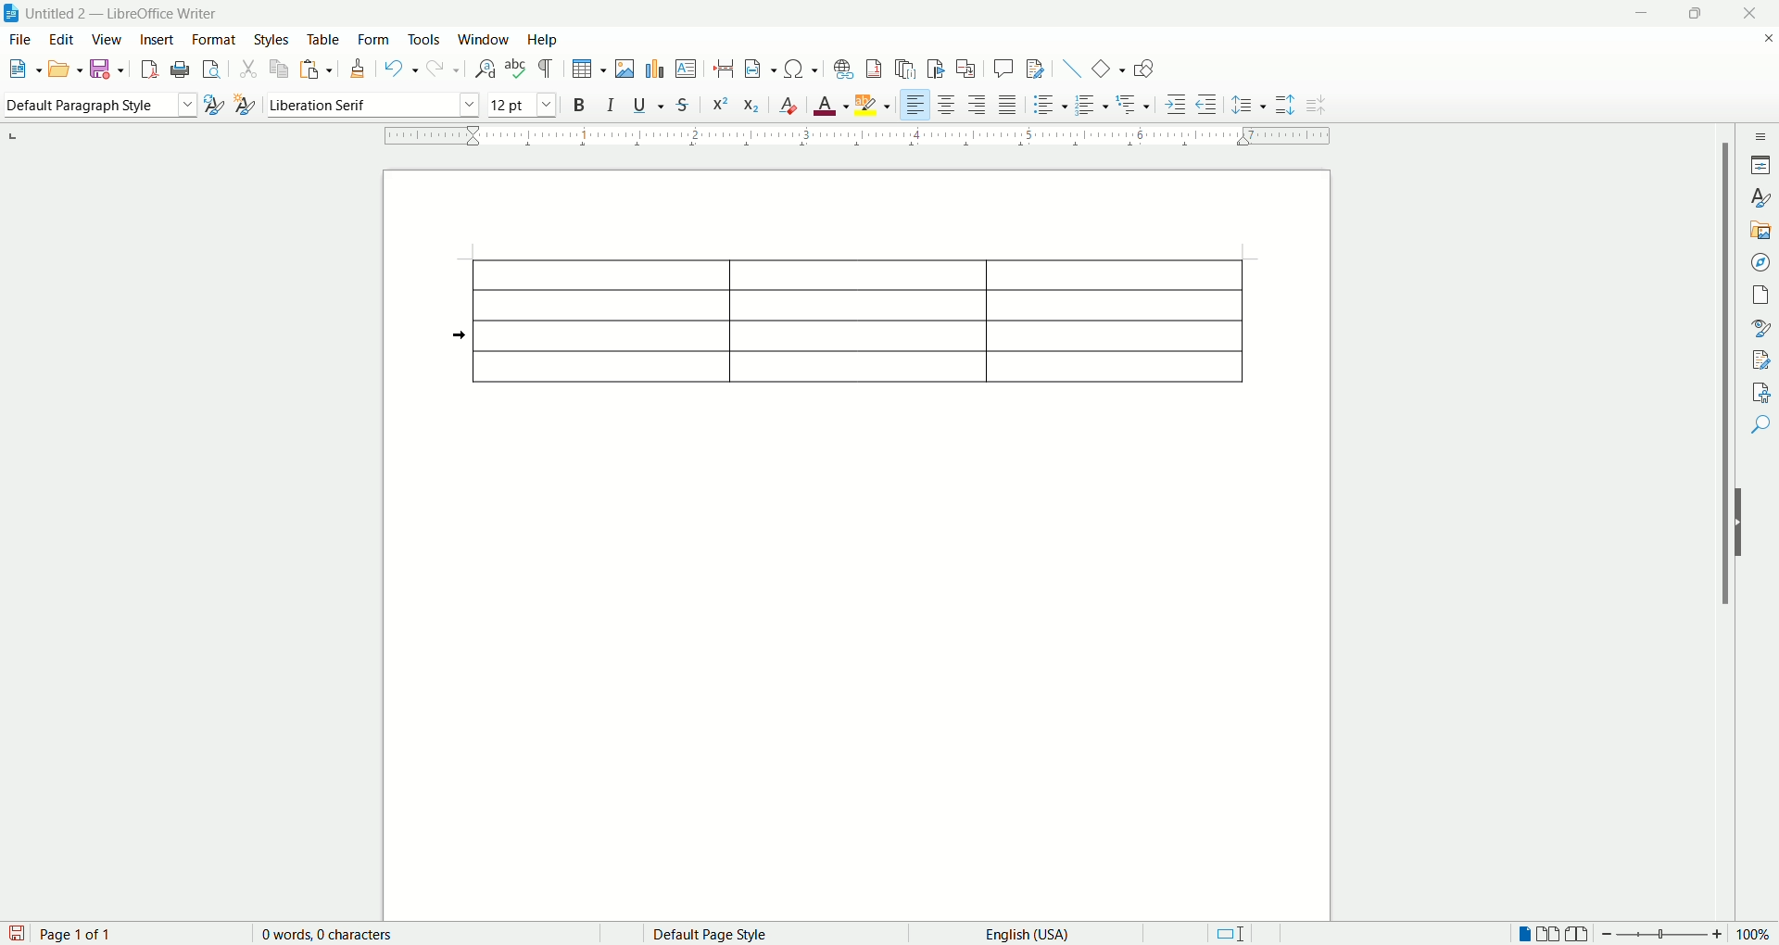 The height and width of the screenshot is (945, 1779). What do you see at coordinates (965, 69) in the screenshot?
I see `insert cross reference` at bounding box center [965, 69].